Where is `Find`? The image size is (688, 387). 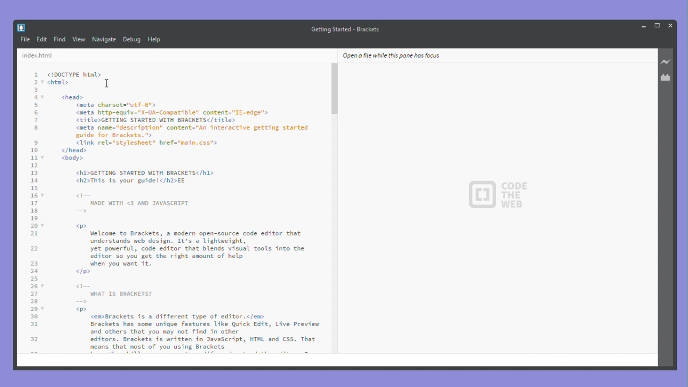 Find is located at coordinates (60, 40).